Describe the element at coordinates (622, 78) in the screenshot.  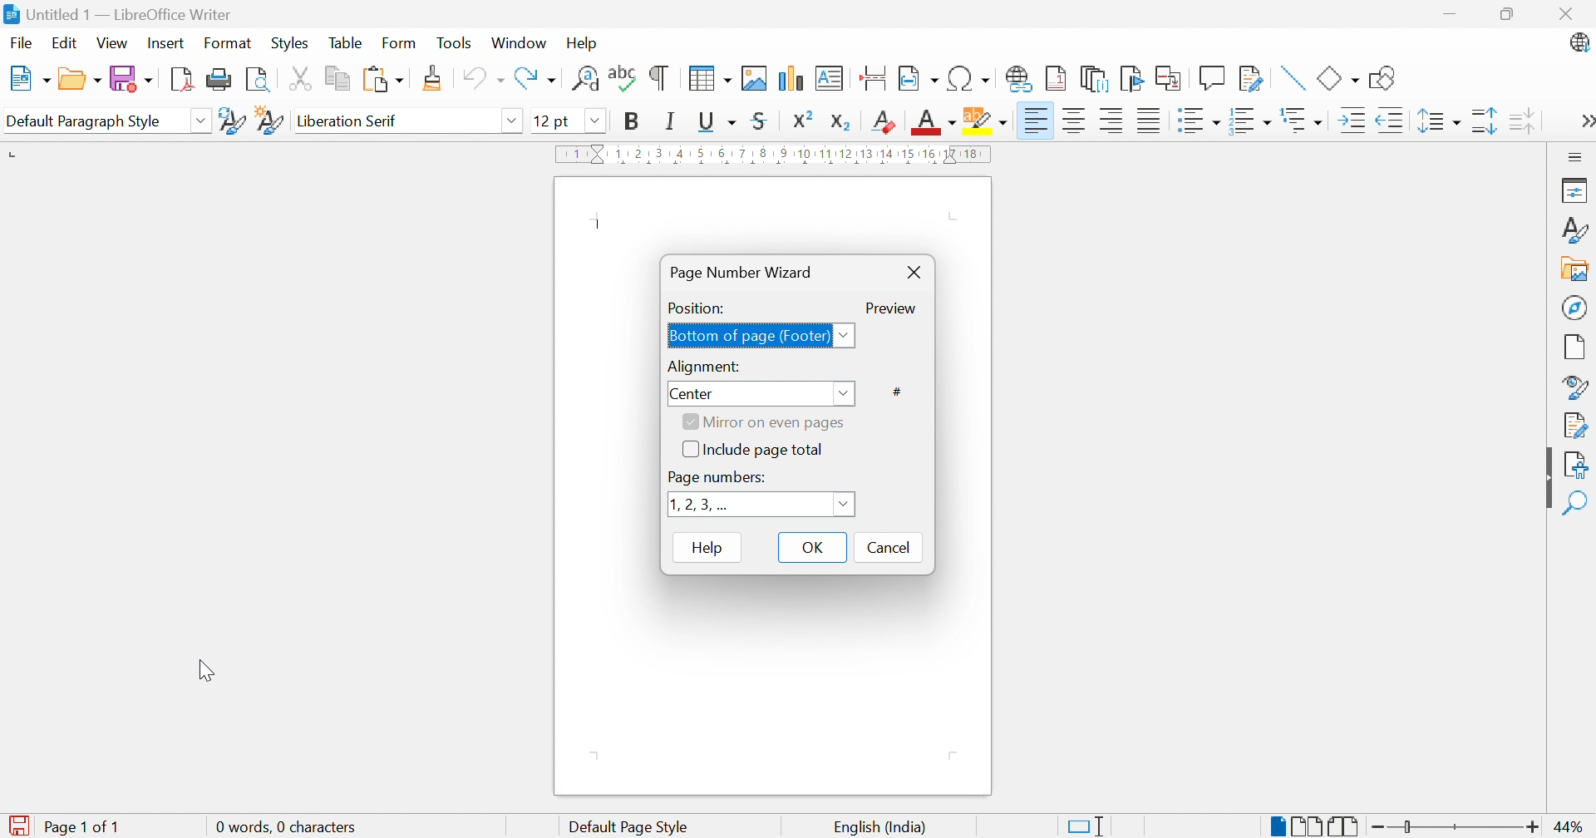
I see `Check spelling` at that location.